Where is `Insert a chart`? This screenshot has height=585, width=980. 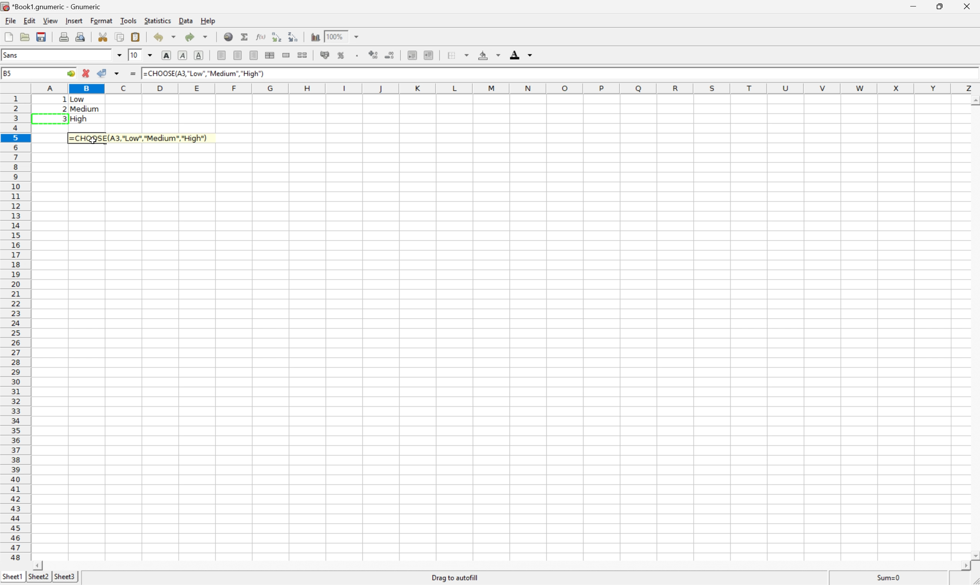 Insert a chart is located at coordinates (316, 37).